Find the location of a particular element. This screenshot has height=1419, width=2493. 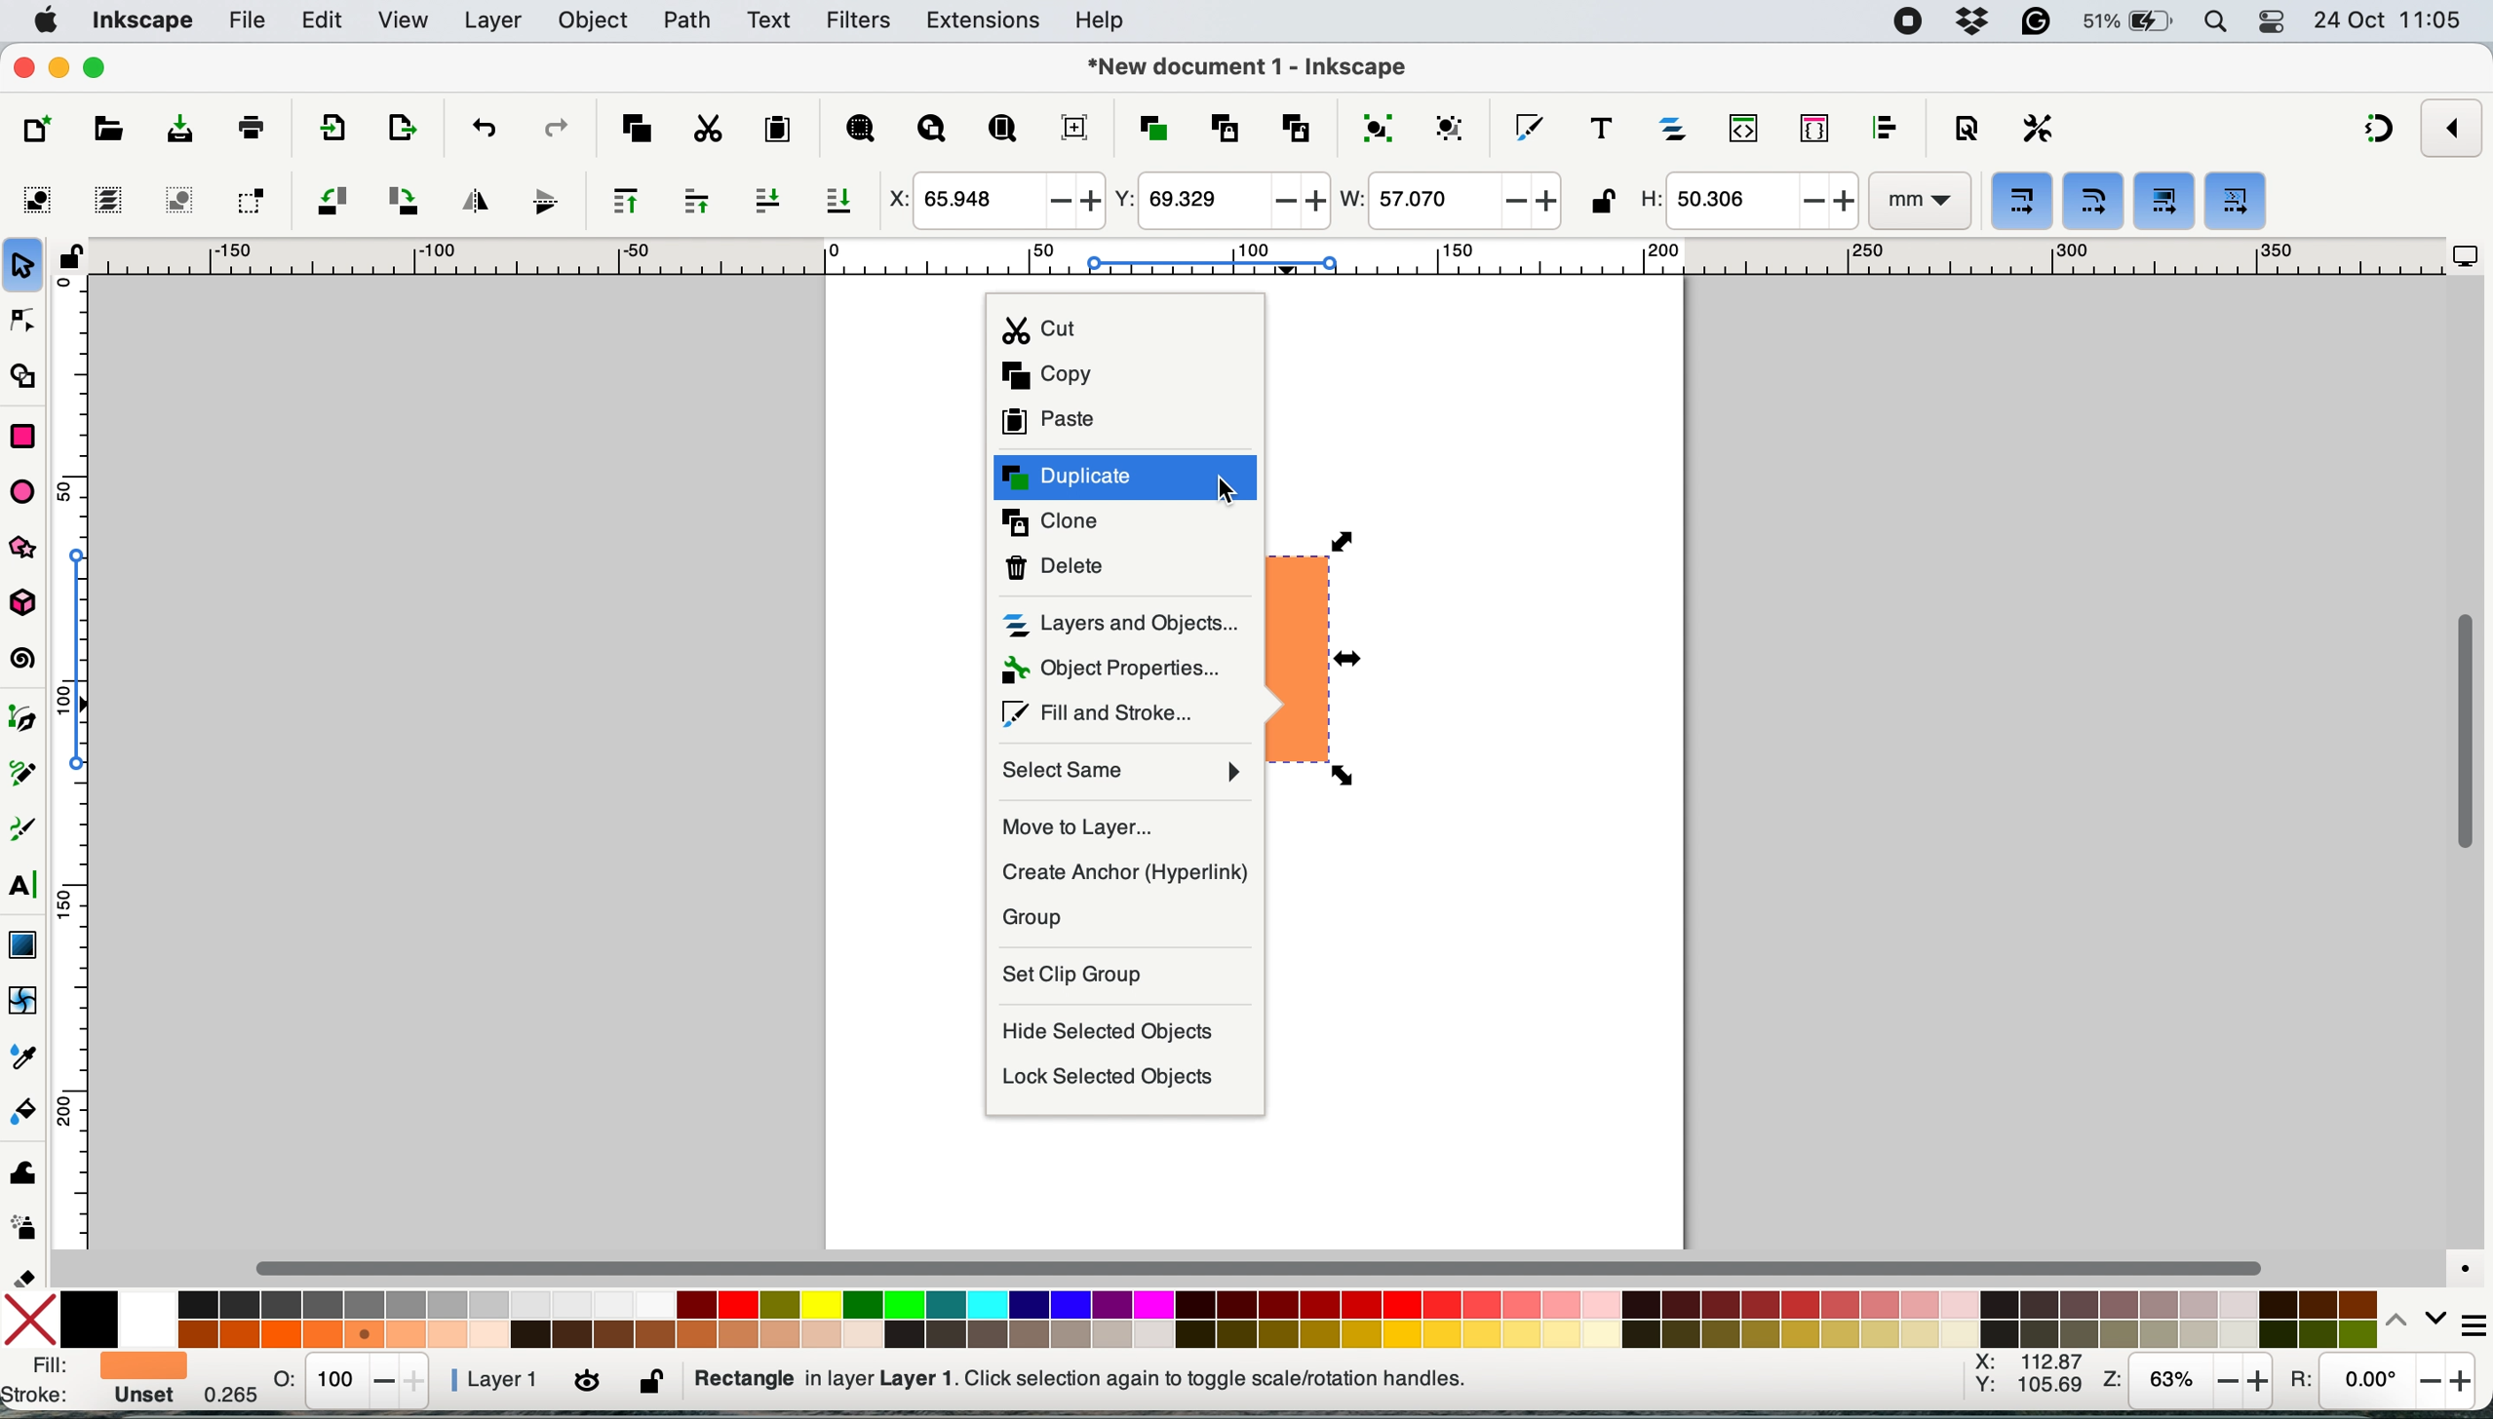

extensions is located at coordinates (986, 21).